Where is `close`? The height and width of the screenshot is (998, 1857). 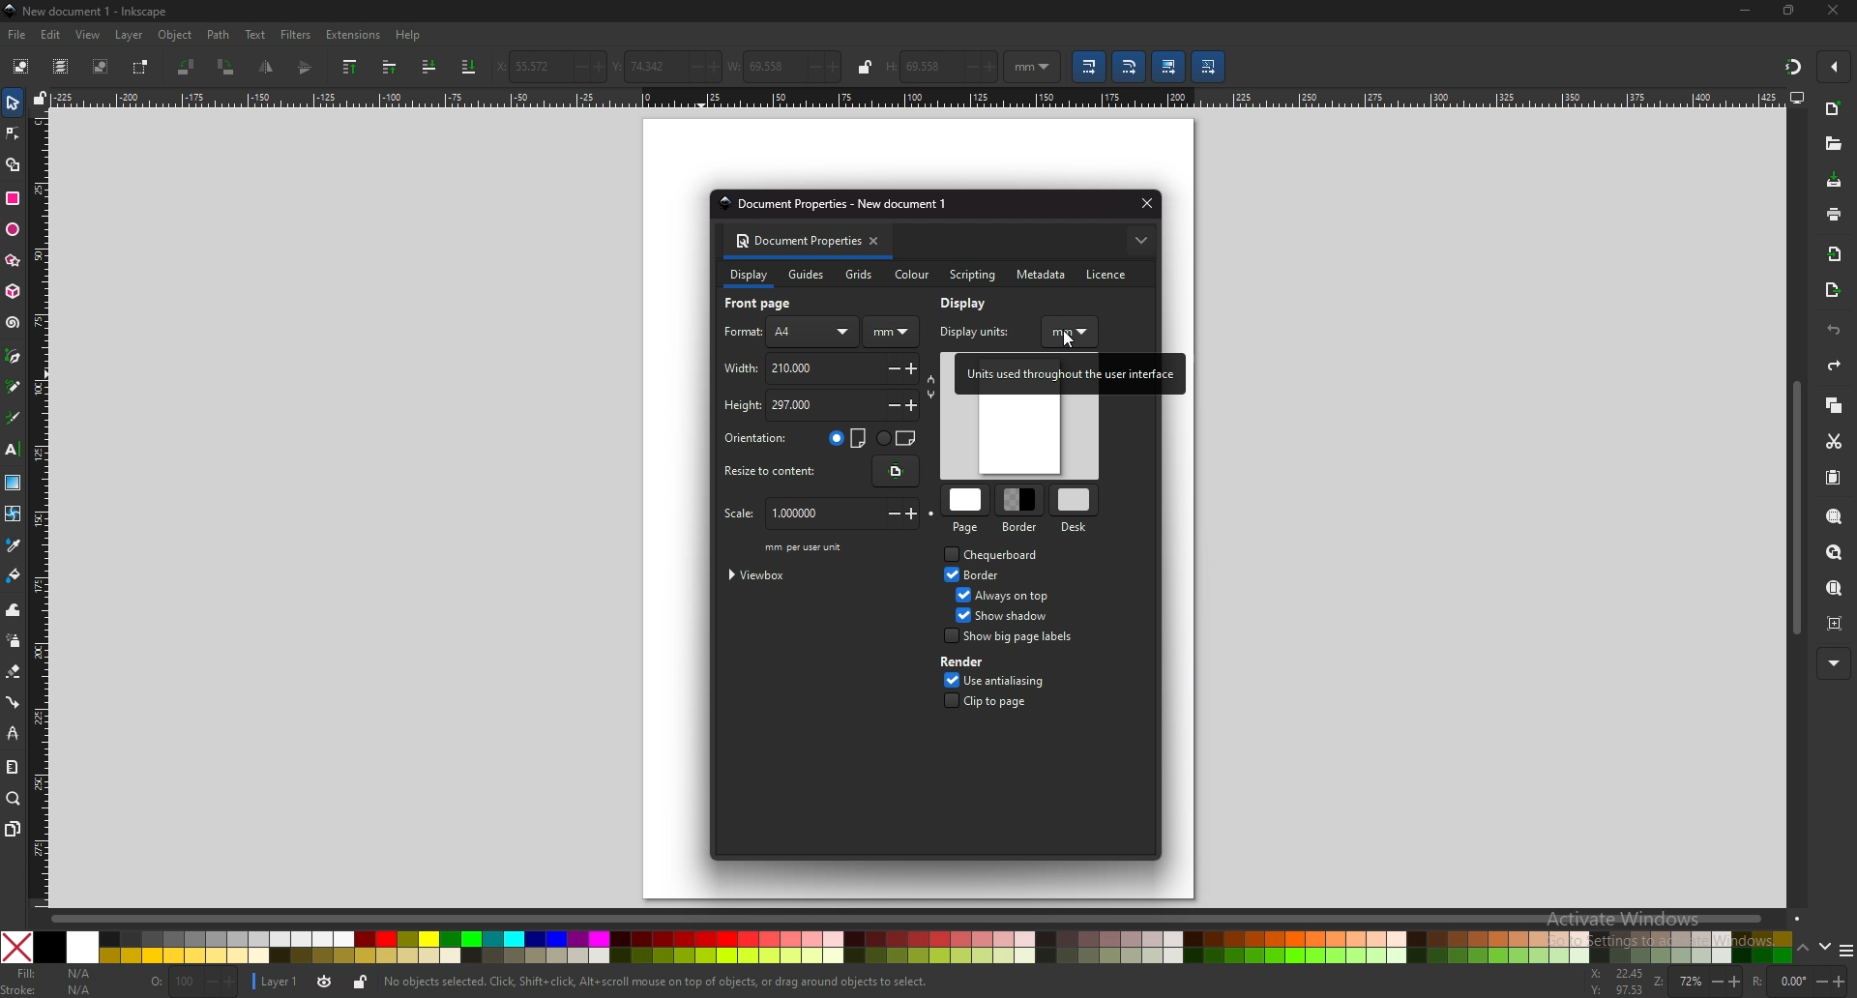
close is located at coordinates (1832, 12).